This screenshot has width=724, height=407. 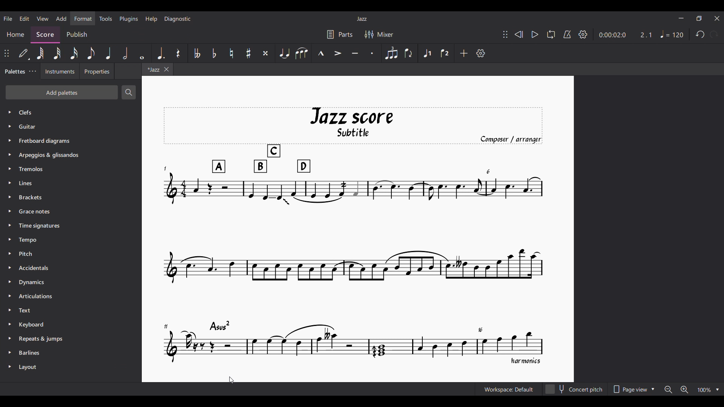 I want to click on Palette options, so click(x=28, y=113).